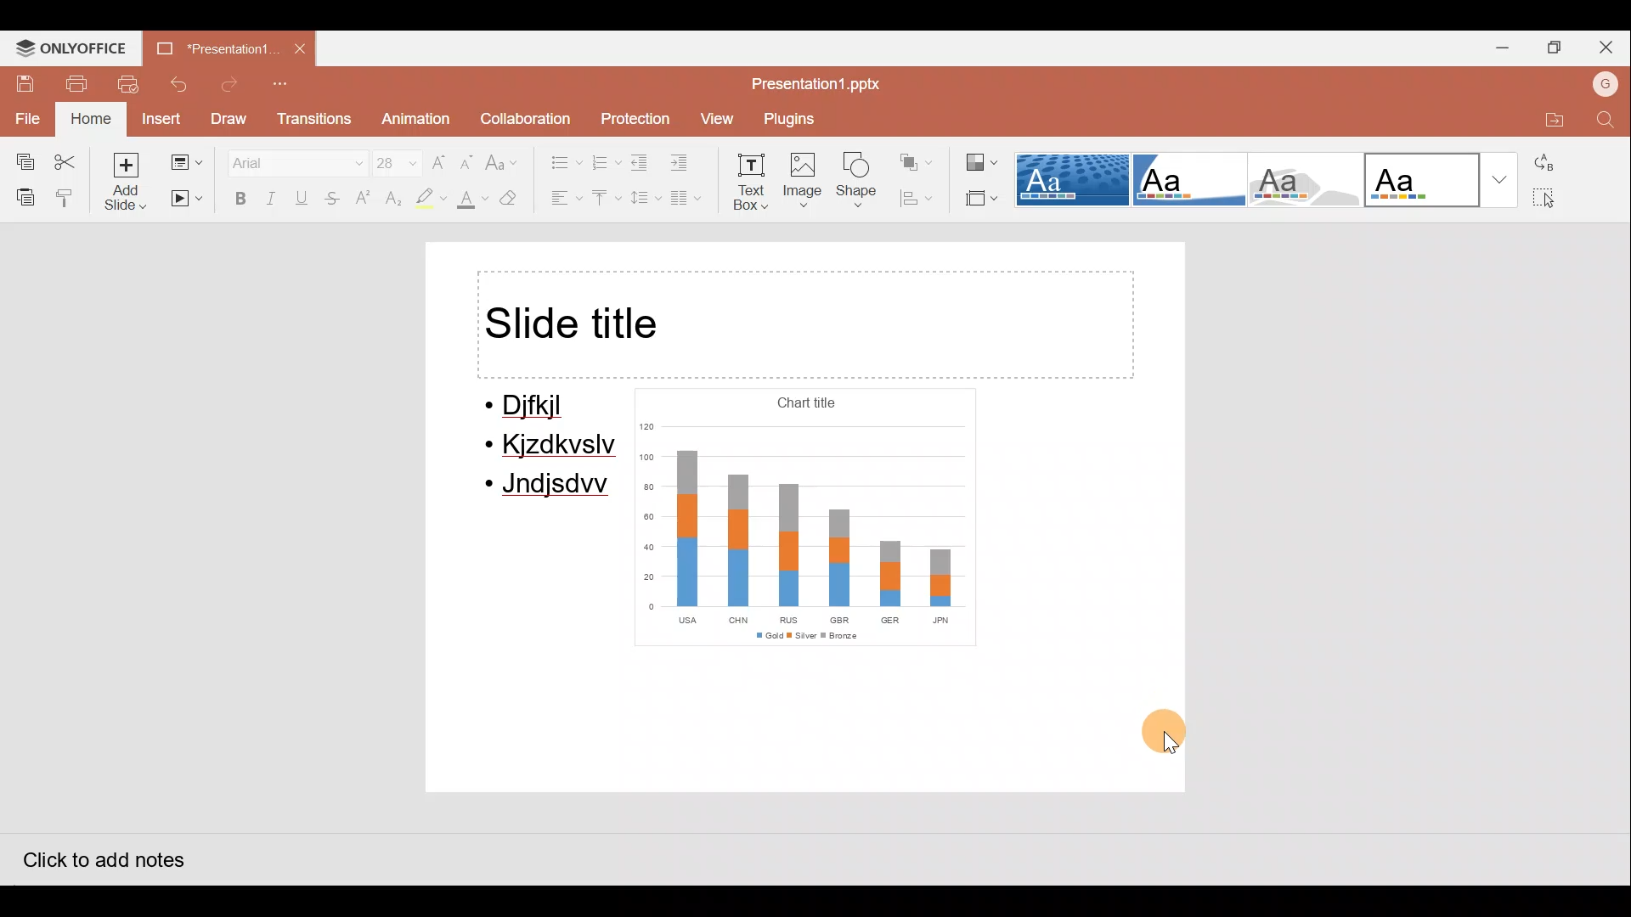 Image resolution: width=1631 pixels, height=917 pixels. What do you see at coordinates (1300, 182) in the screenshot?
I see `Turtle` at bounding box center [1300, 182].